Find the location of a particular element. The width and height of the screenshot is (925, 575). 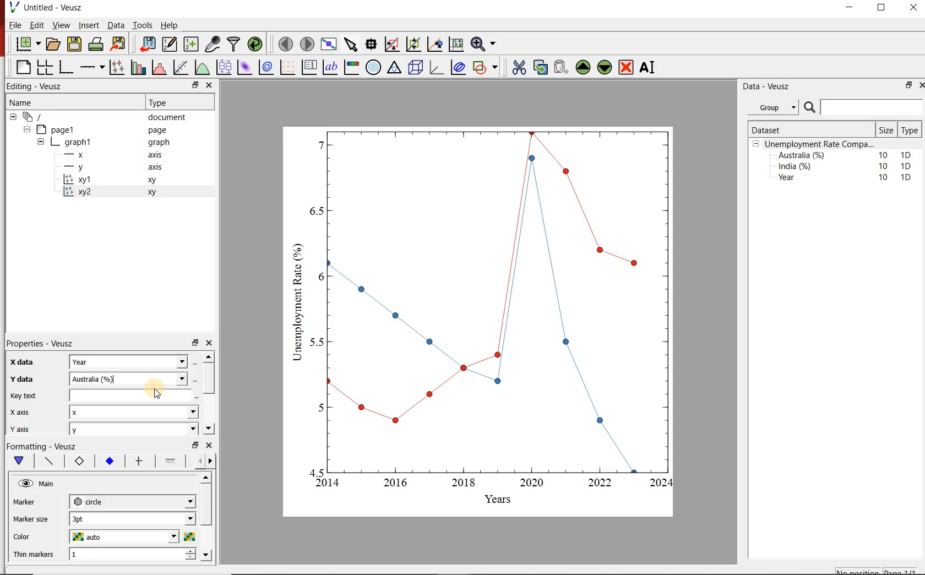

Type is located at coordinates (909, 131).